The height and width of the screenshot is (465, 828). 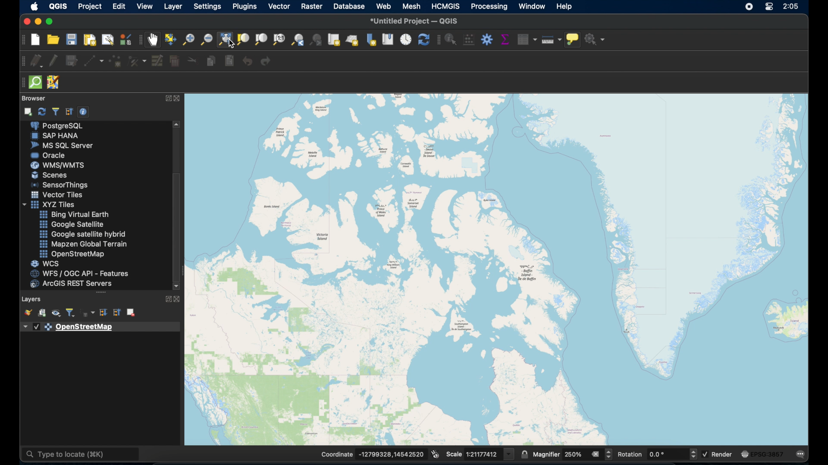 What do you see at coordinates (552, 40) in the screenshot?
I see `measure line` at bounding box center [552, 40].